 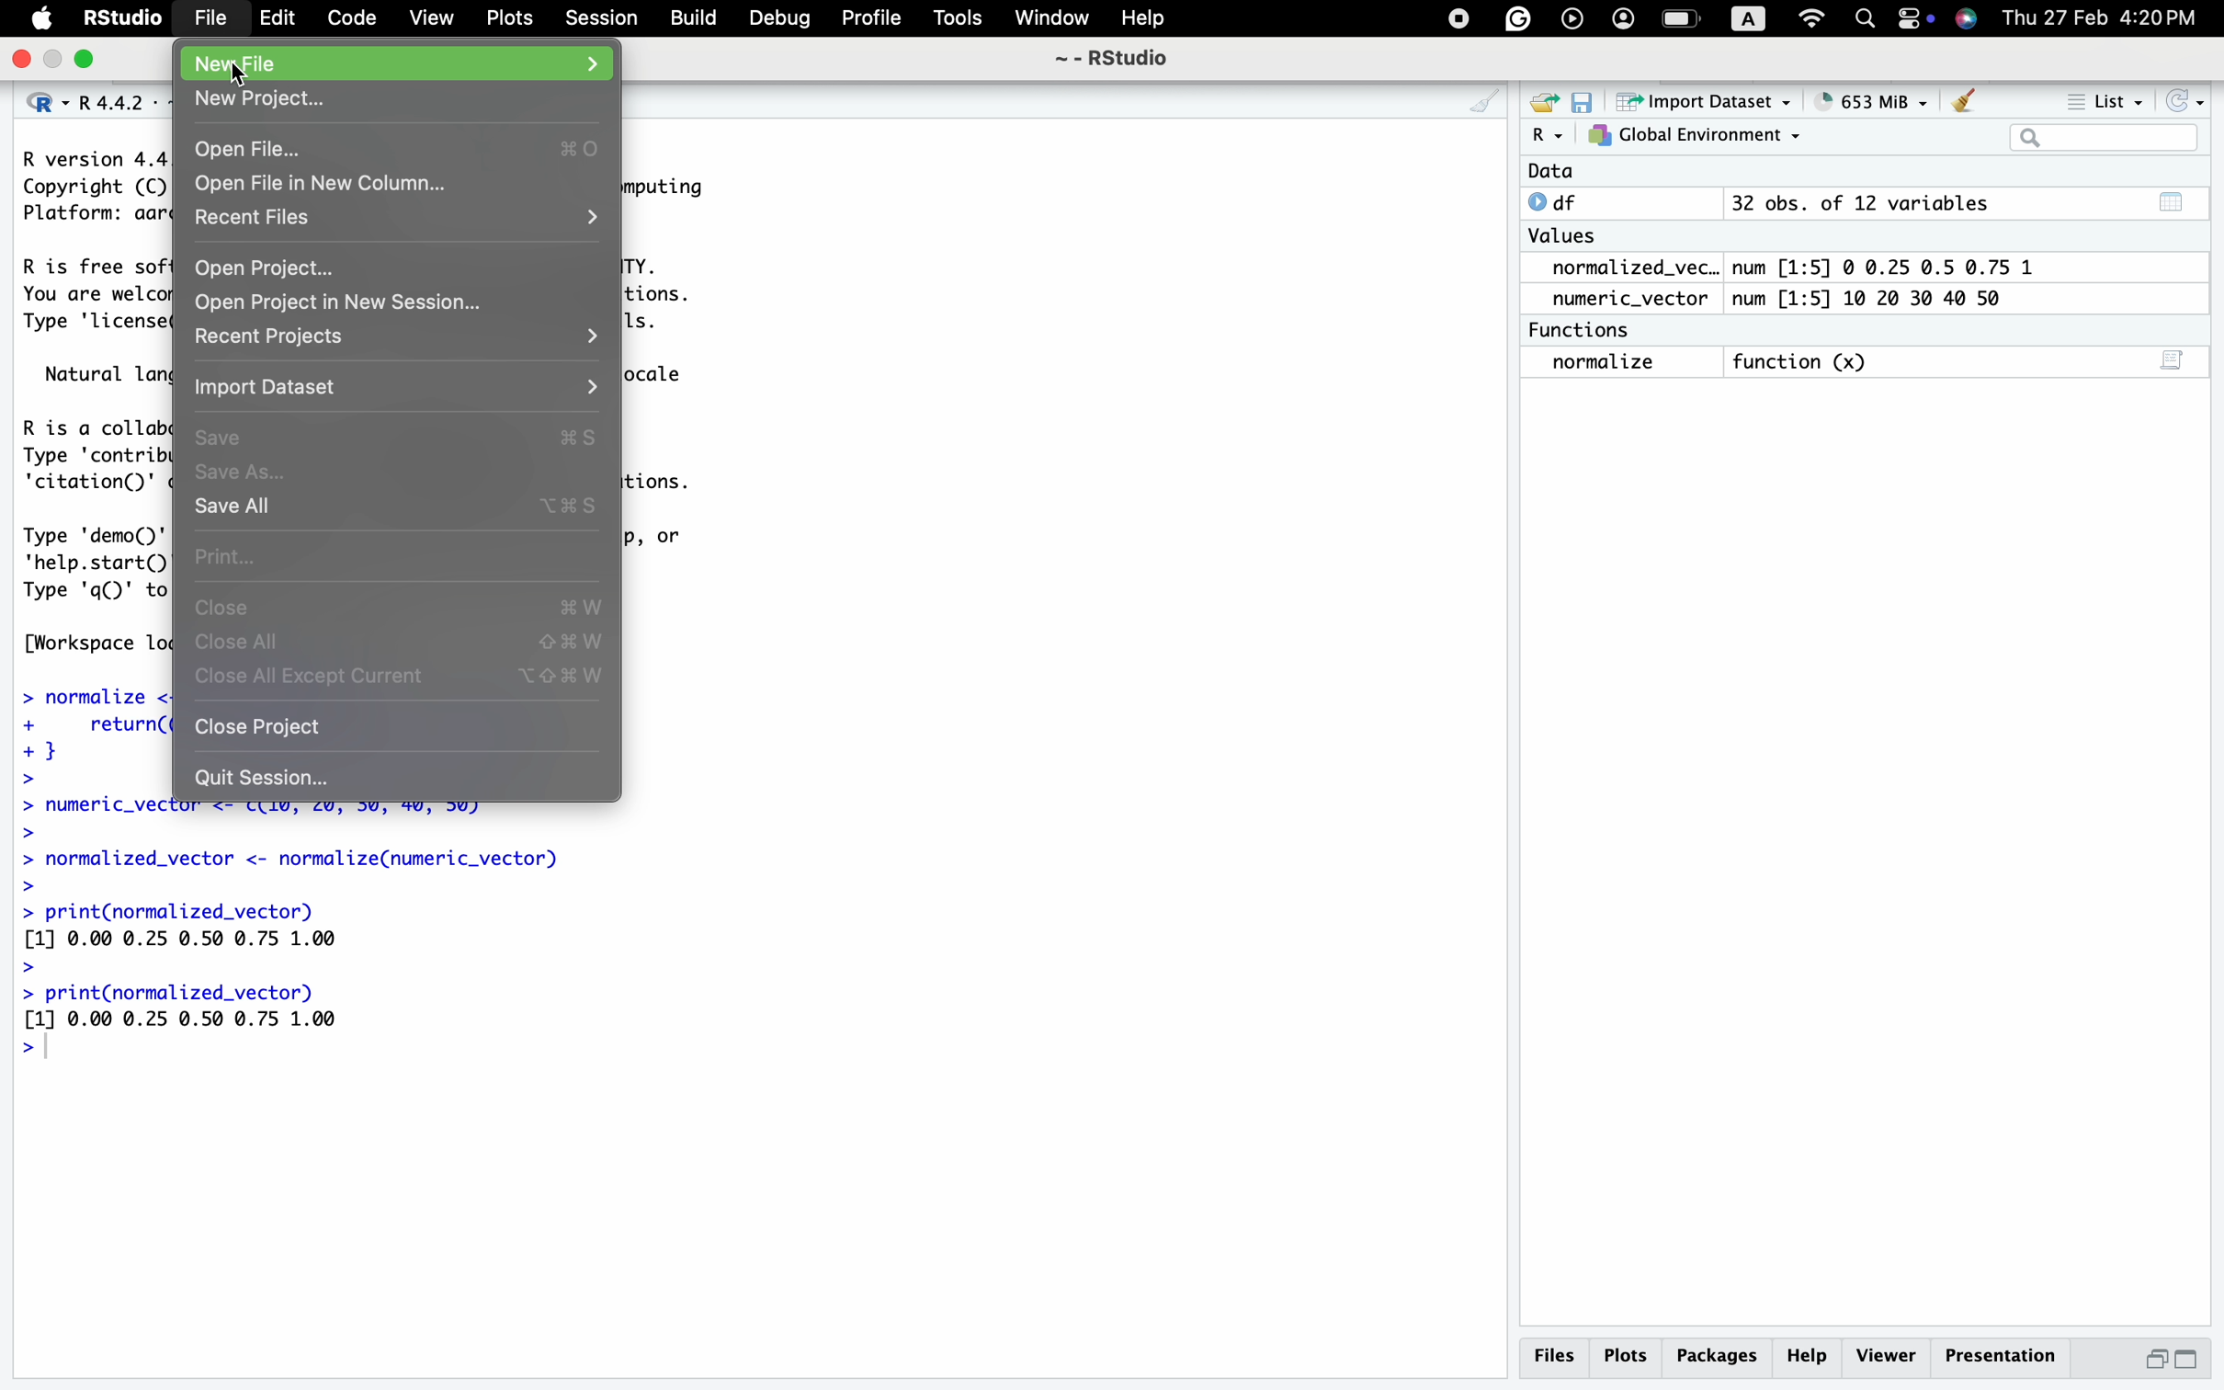 I want to click on Open Project in New Session, so click(x=345, y=305).